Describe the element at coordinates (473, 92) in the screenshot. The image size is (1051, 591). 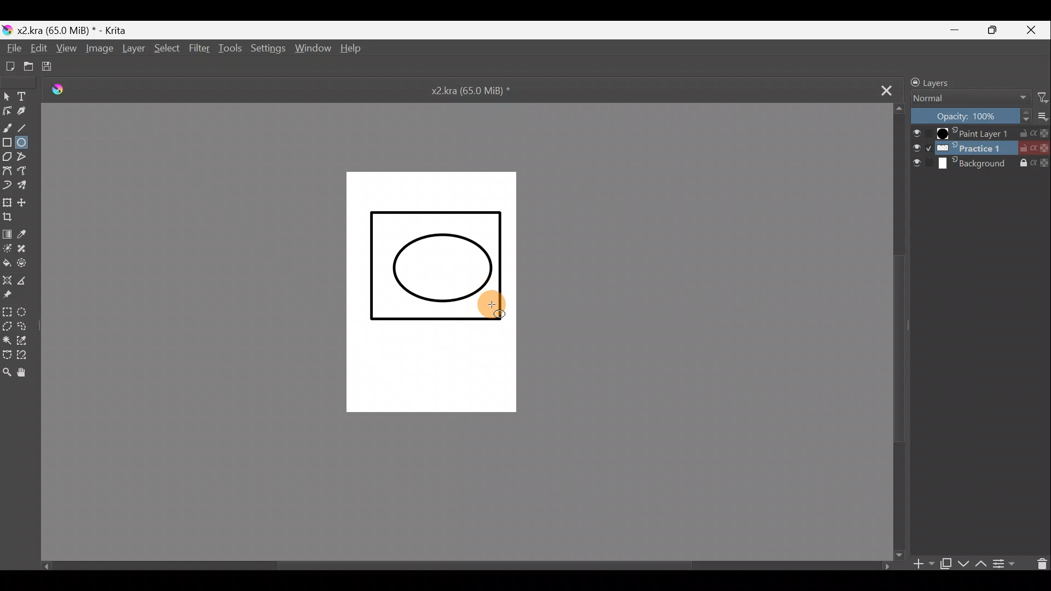
I see `x2.kra (65.0 MiB) *` at that location.